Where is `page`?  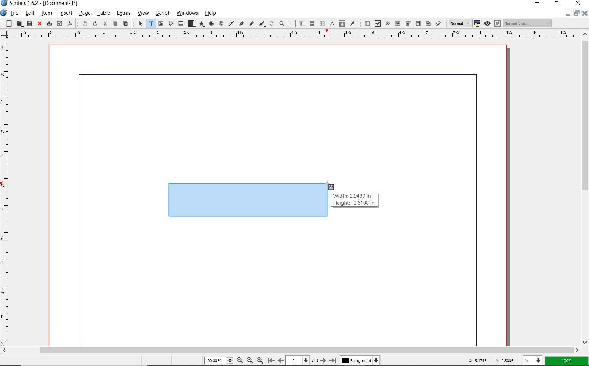 page is located at coordinates (84, 14).